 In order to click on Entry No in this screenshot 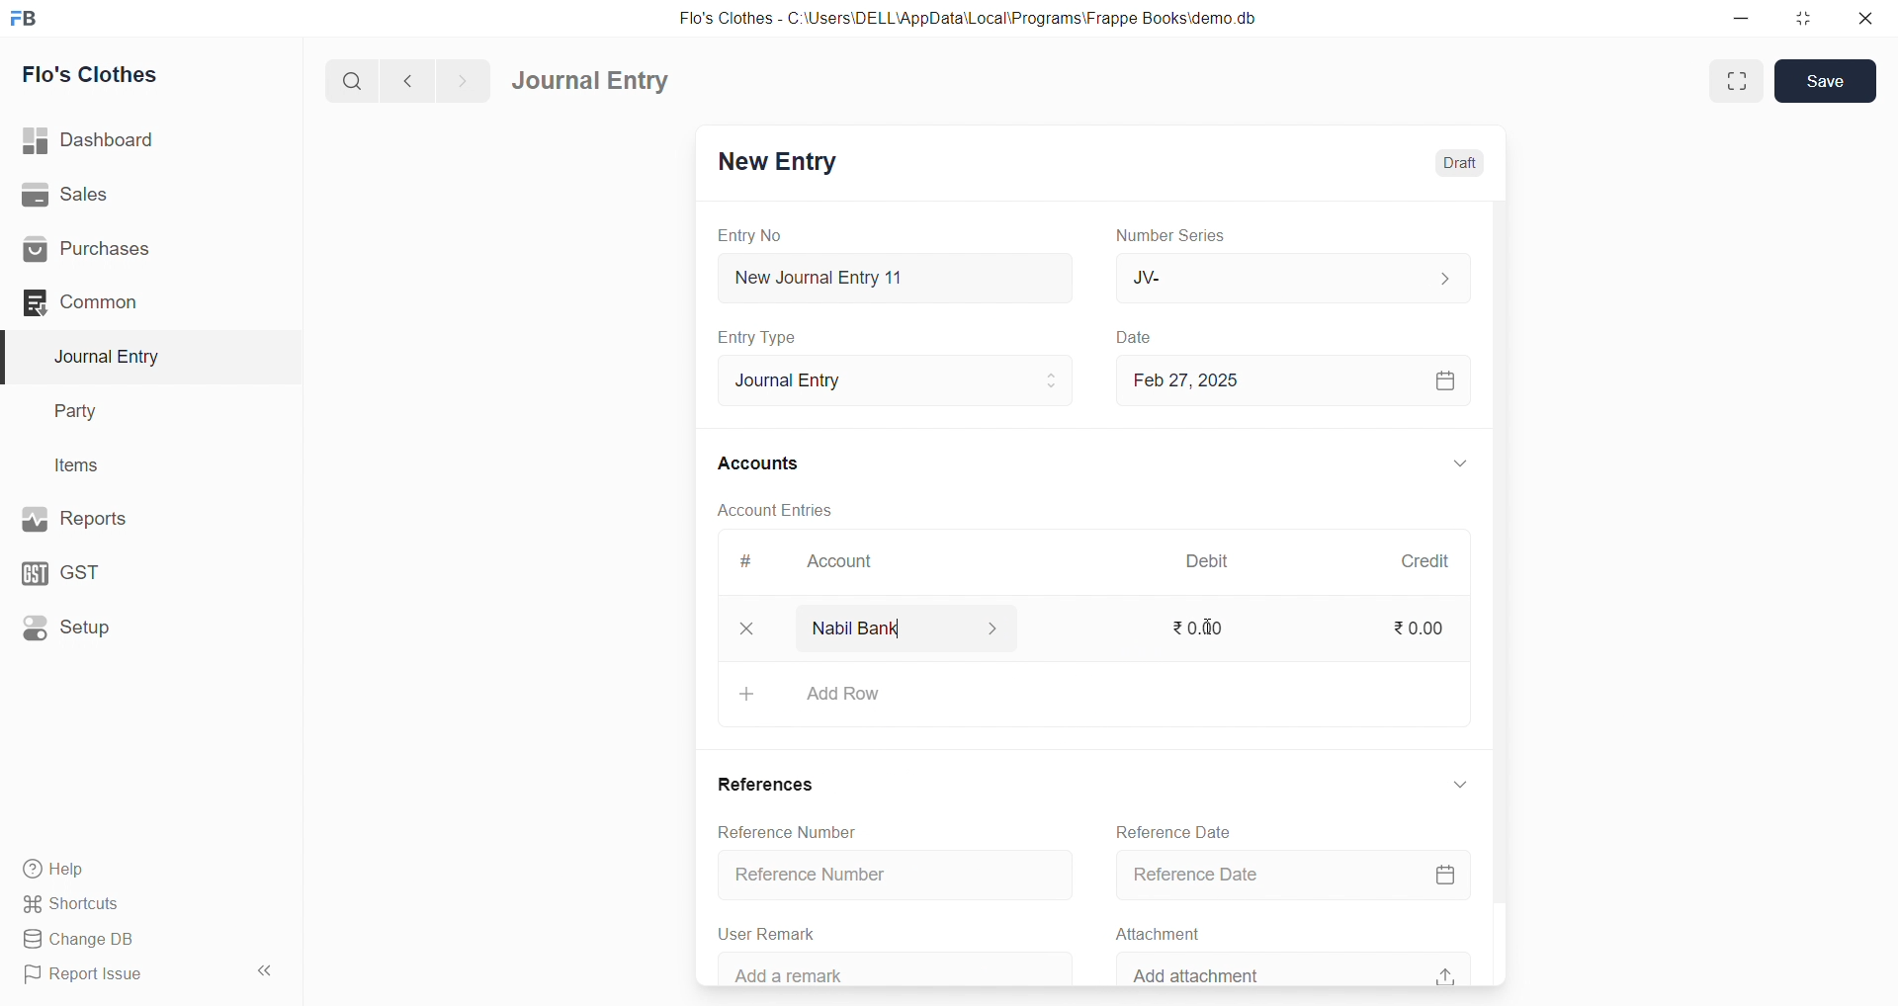, I will do `click(749, 236)`.